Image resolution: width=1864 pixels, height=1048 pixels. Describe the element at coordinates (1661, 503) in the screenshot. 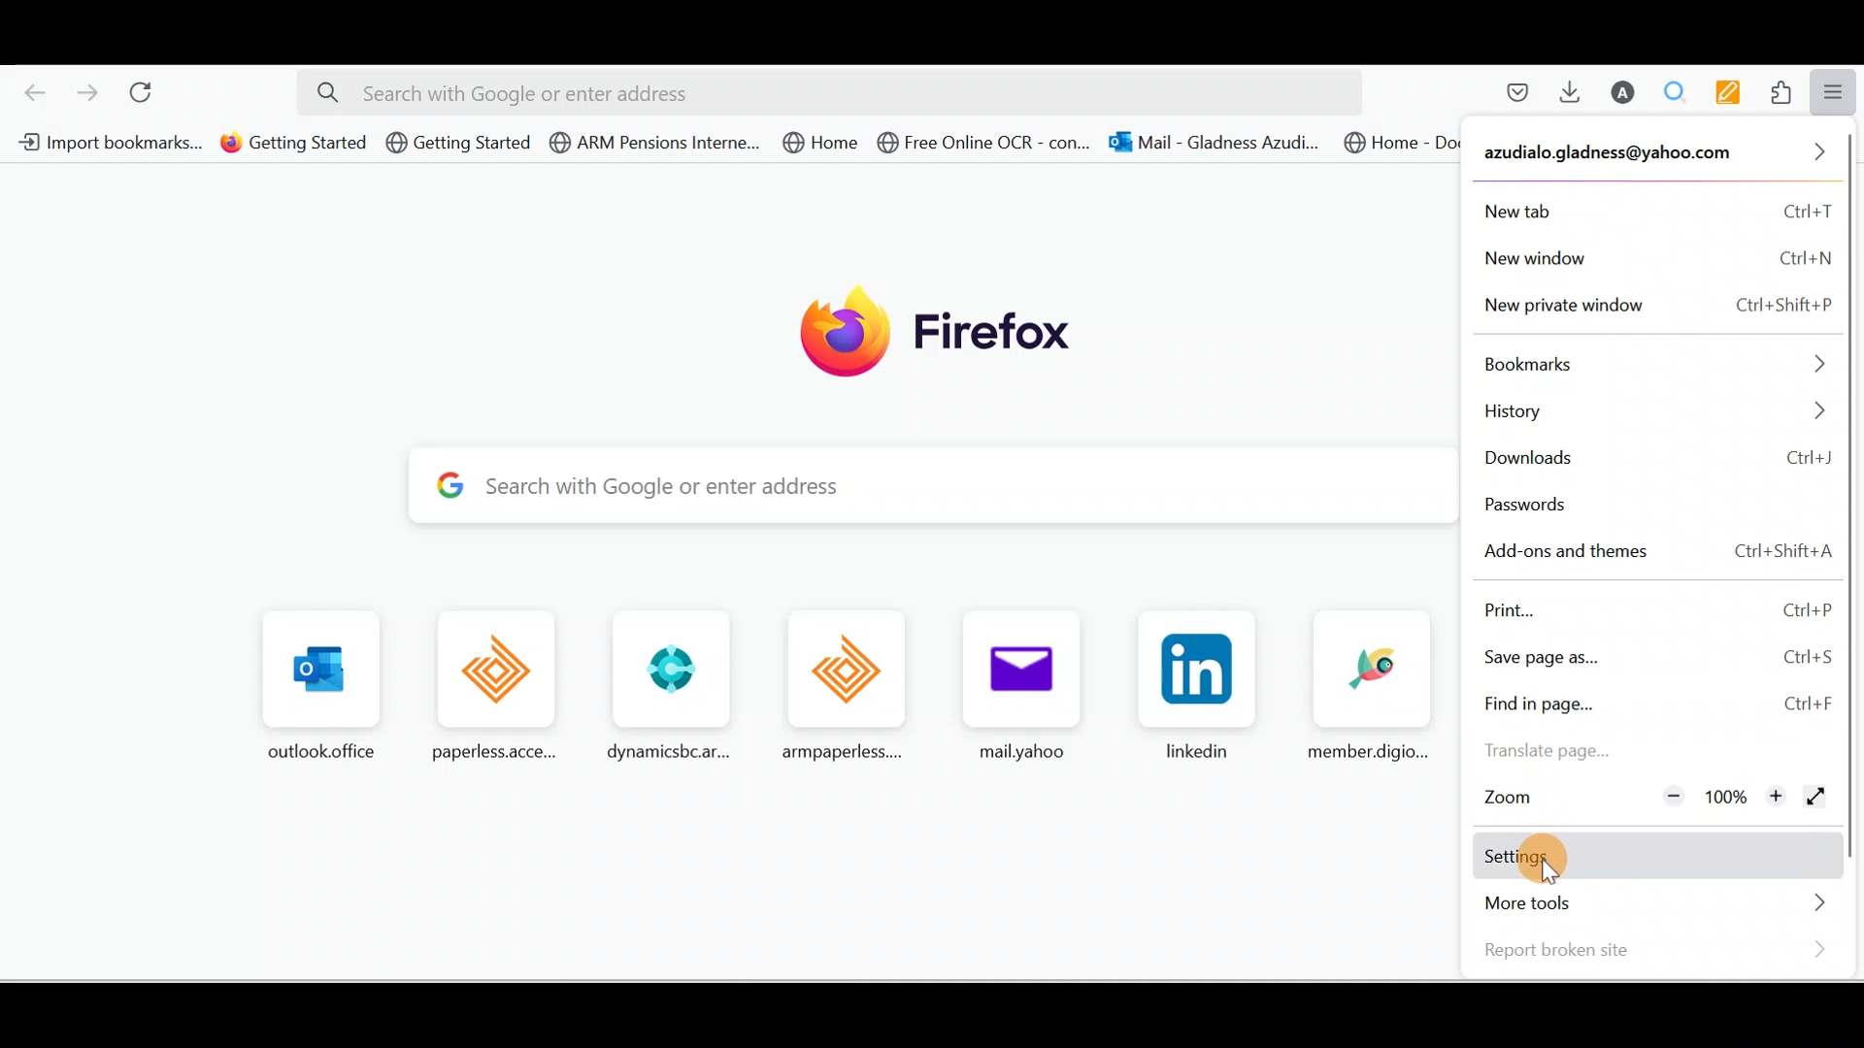

I see `Passwords` at that location.